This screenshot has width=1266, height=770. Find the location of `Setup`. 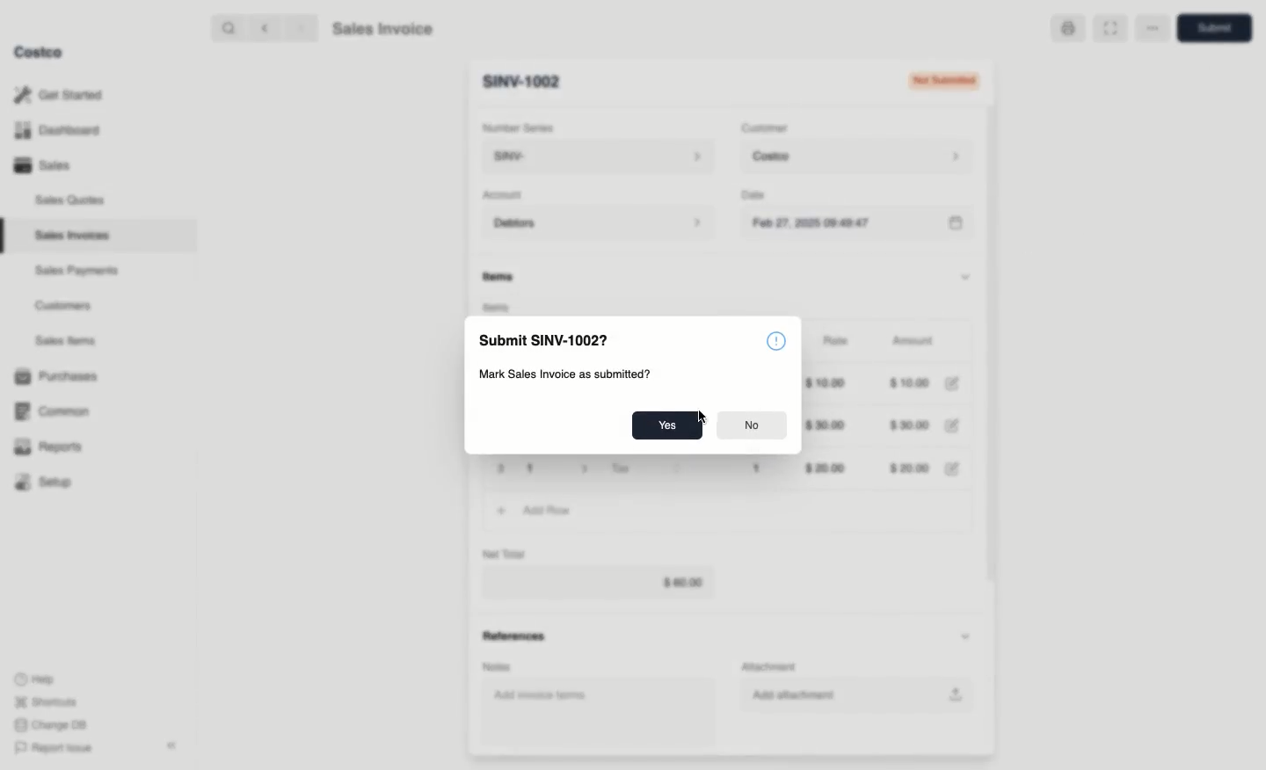

Setup is located at coordinates (45, 483).